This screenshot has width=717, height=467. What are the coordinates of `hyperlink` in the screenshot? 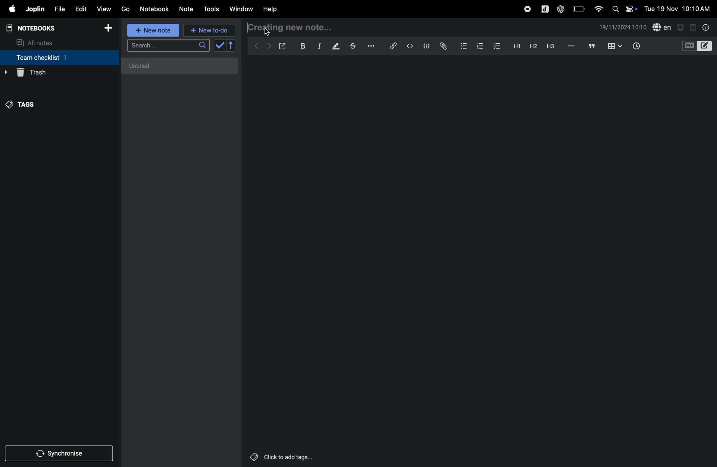 It's located at (390, 45).